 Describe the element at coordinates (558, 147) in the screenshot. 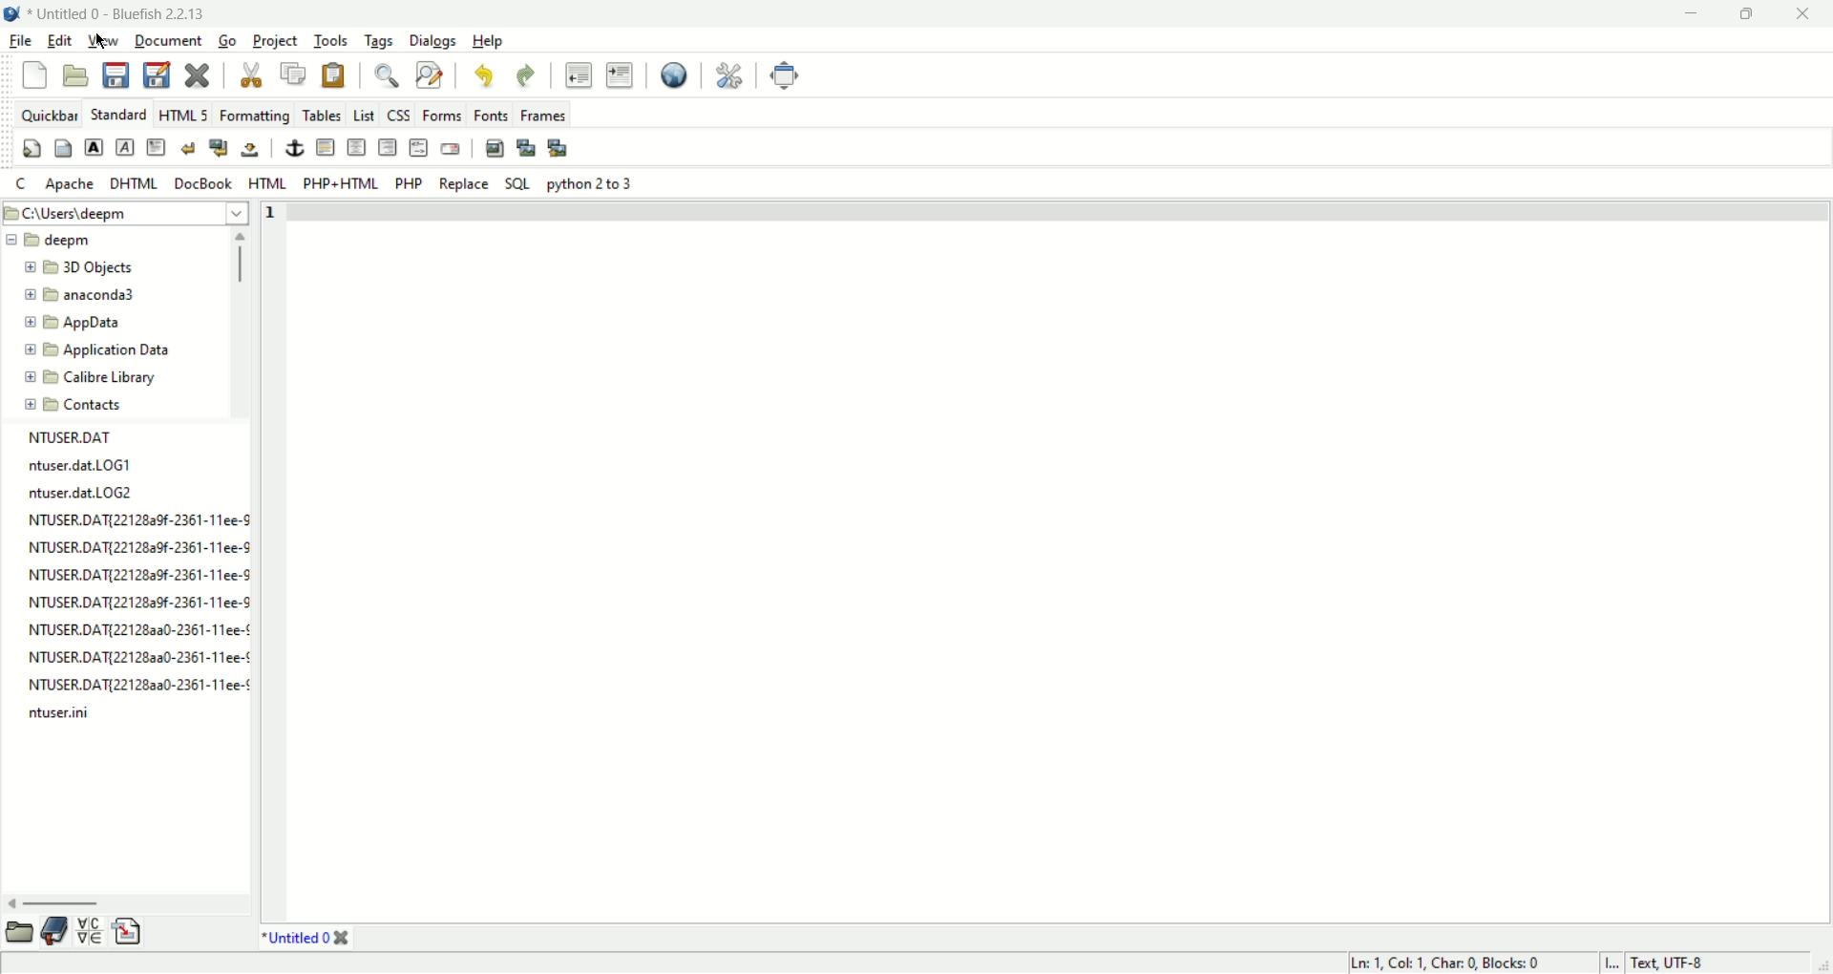

I see `multi thumbnail` at that location.